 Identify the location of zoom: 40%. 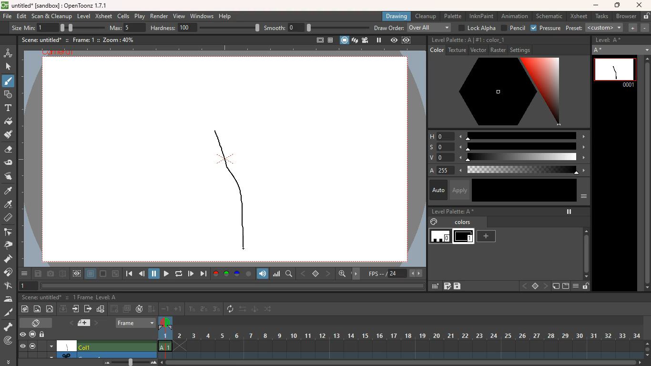
(115, 39).